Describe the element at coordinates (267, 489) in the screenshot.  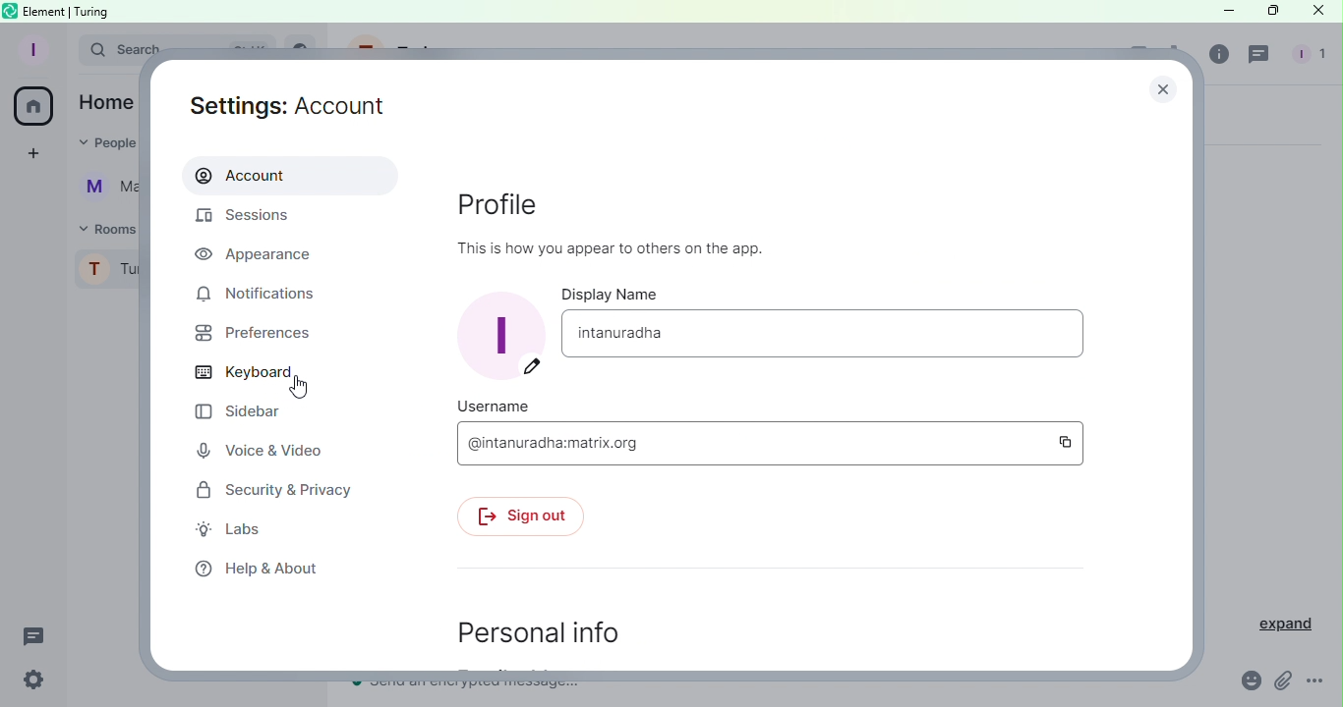
I see `Security and privacy` at that location.